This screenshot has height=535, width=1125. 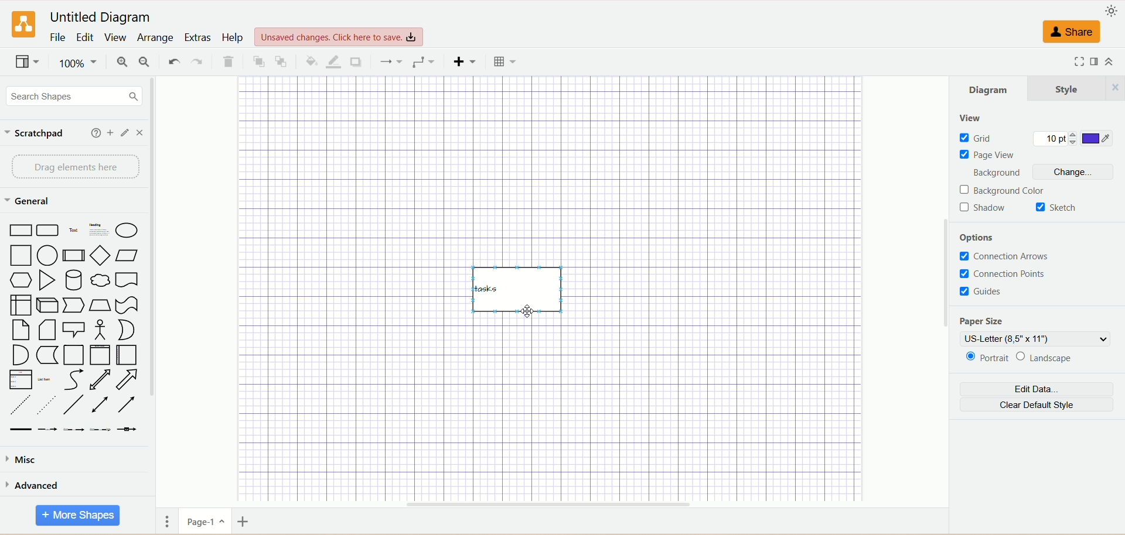 I want to click on redo, so click(x=198, y=61).